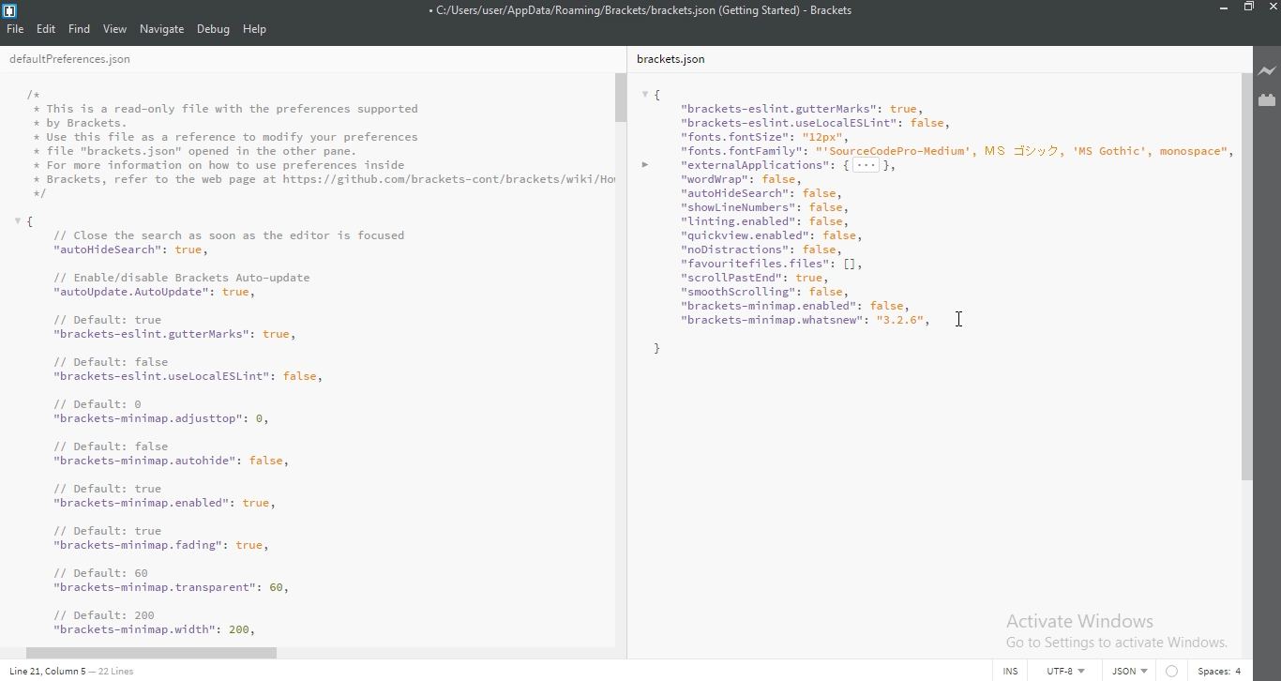  What do you see at coordinates (1220, 10) in the screenshot?
I see `minimise` at bounding box center [1220, 10].